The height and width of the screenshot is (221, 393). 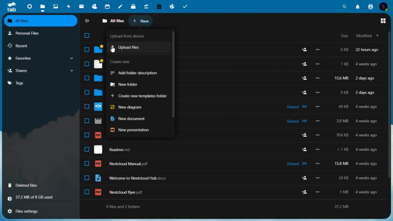 What do you see at coordinates (306, 178) in the screenshot?
I see `add user` at bounding box center [306, 178].